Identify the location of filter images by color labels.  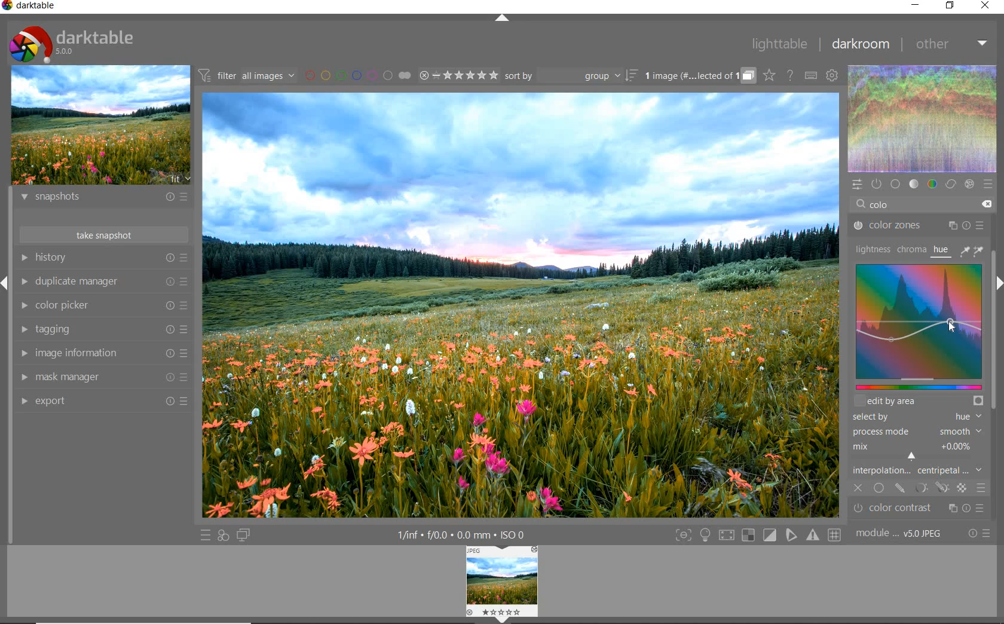
(357, 75).